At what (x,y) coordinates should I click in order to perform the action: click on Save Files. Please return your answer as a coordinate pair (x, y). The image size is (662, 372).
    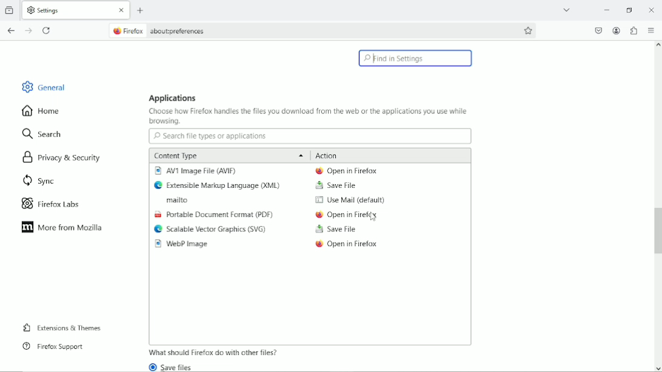
    Looking at the image, I should click on (175, 367).